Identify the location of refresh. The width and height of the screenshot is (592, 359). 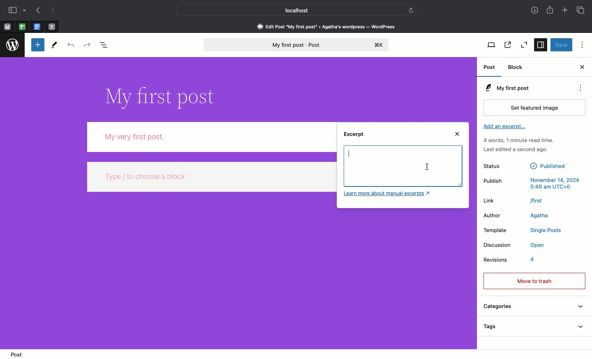
(412, 9).